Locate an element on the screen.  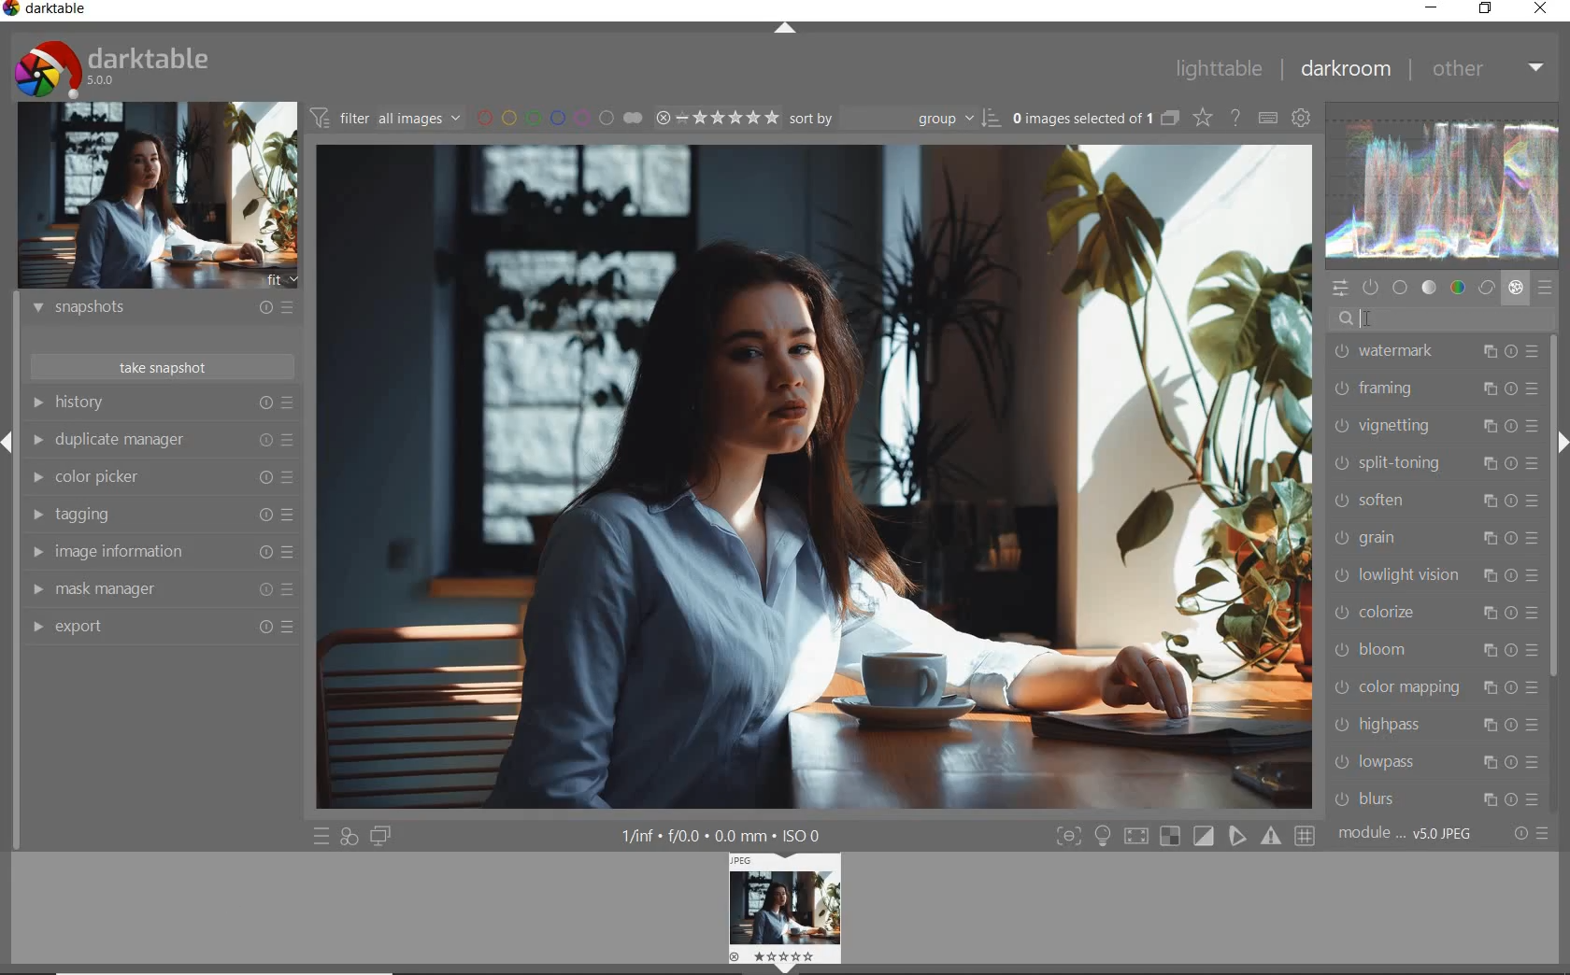
set keyboard shortcuts is located at coordinates (1266, 118).